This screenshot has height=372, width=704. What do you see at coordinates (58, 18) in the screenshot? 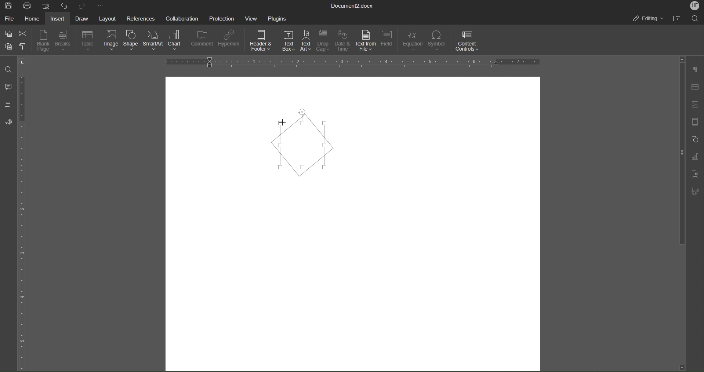
I see `Insert` at bounding box center [58, 18].